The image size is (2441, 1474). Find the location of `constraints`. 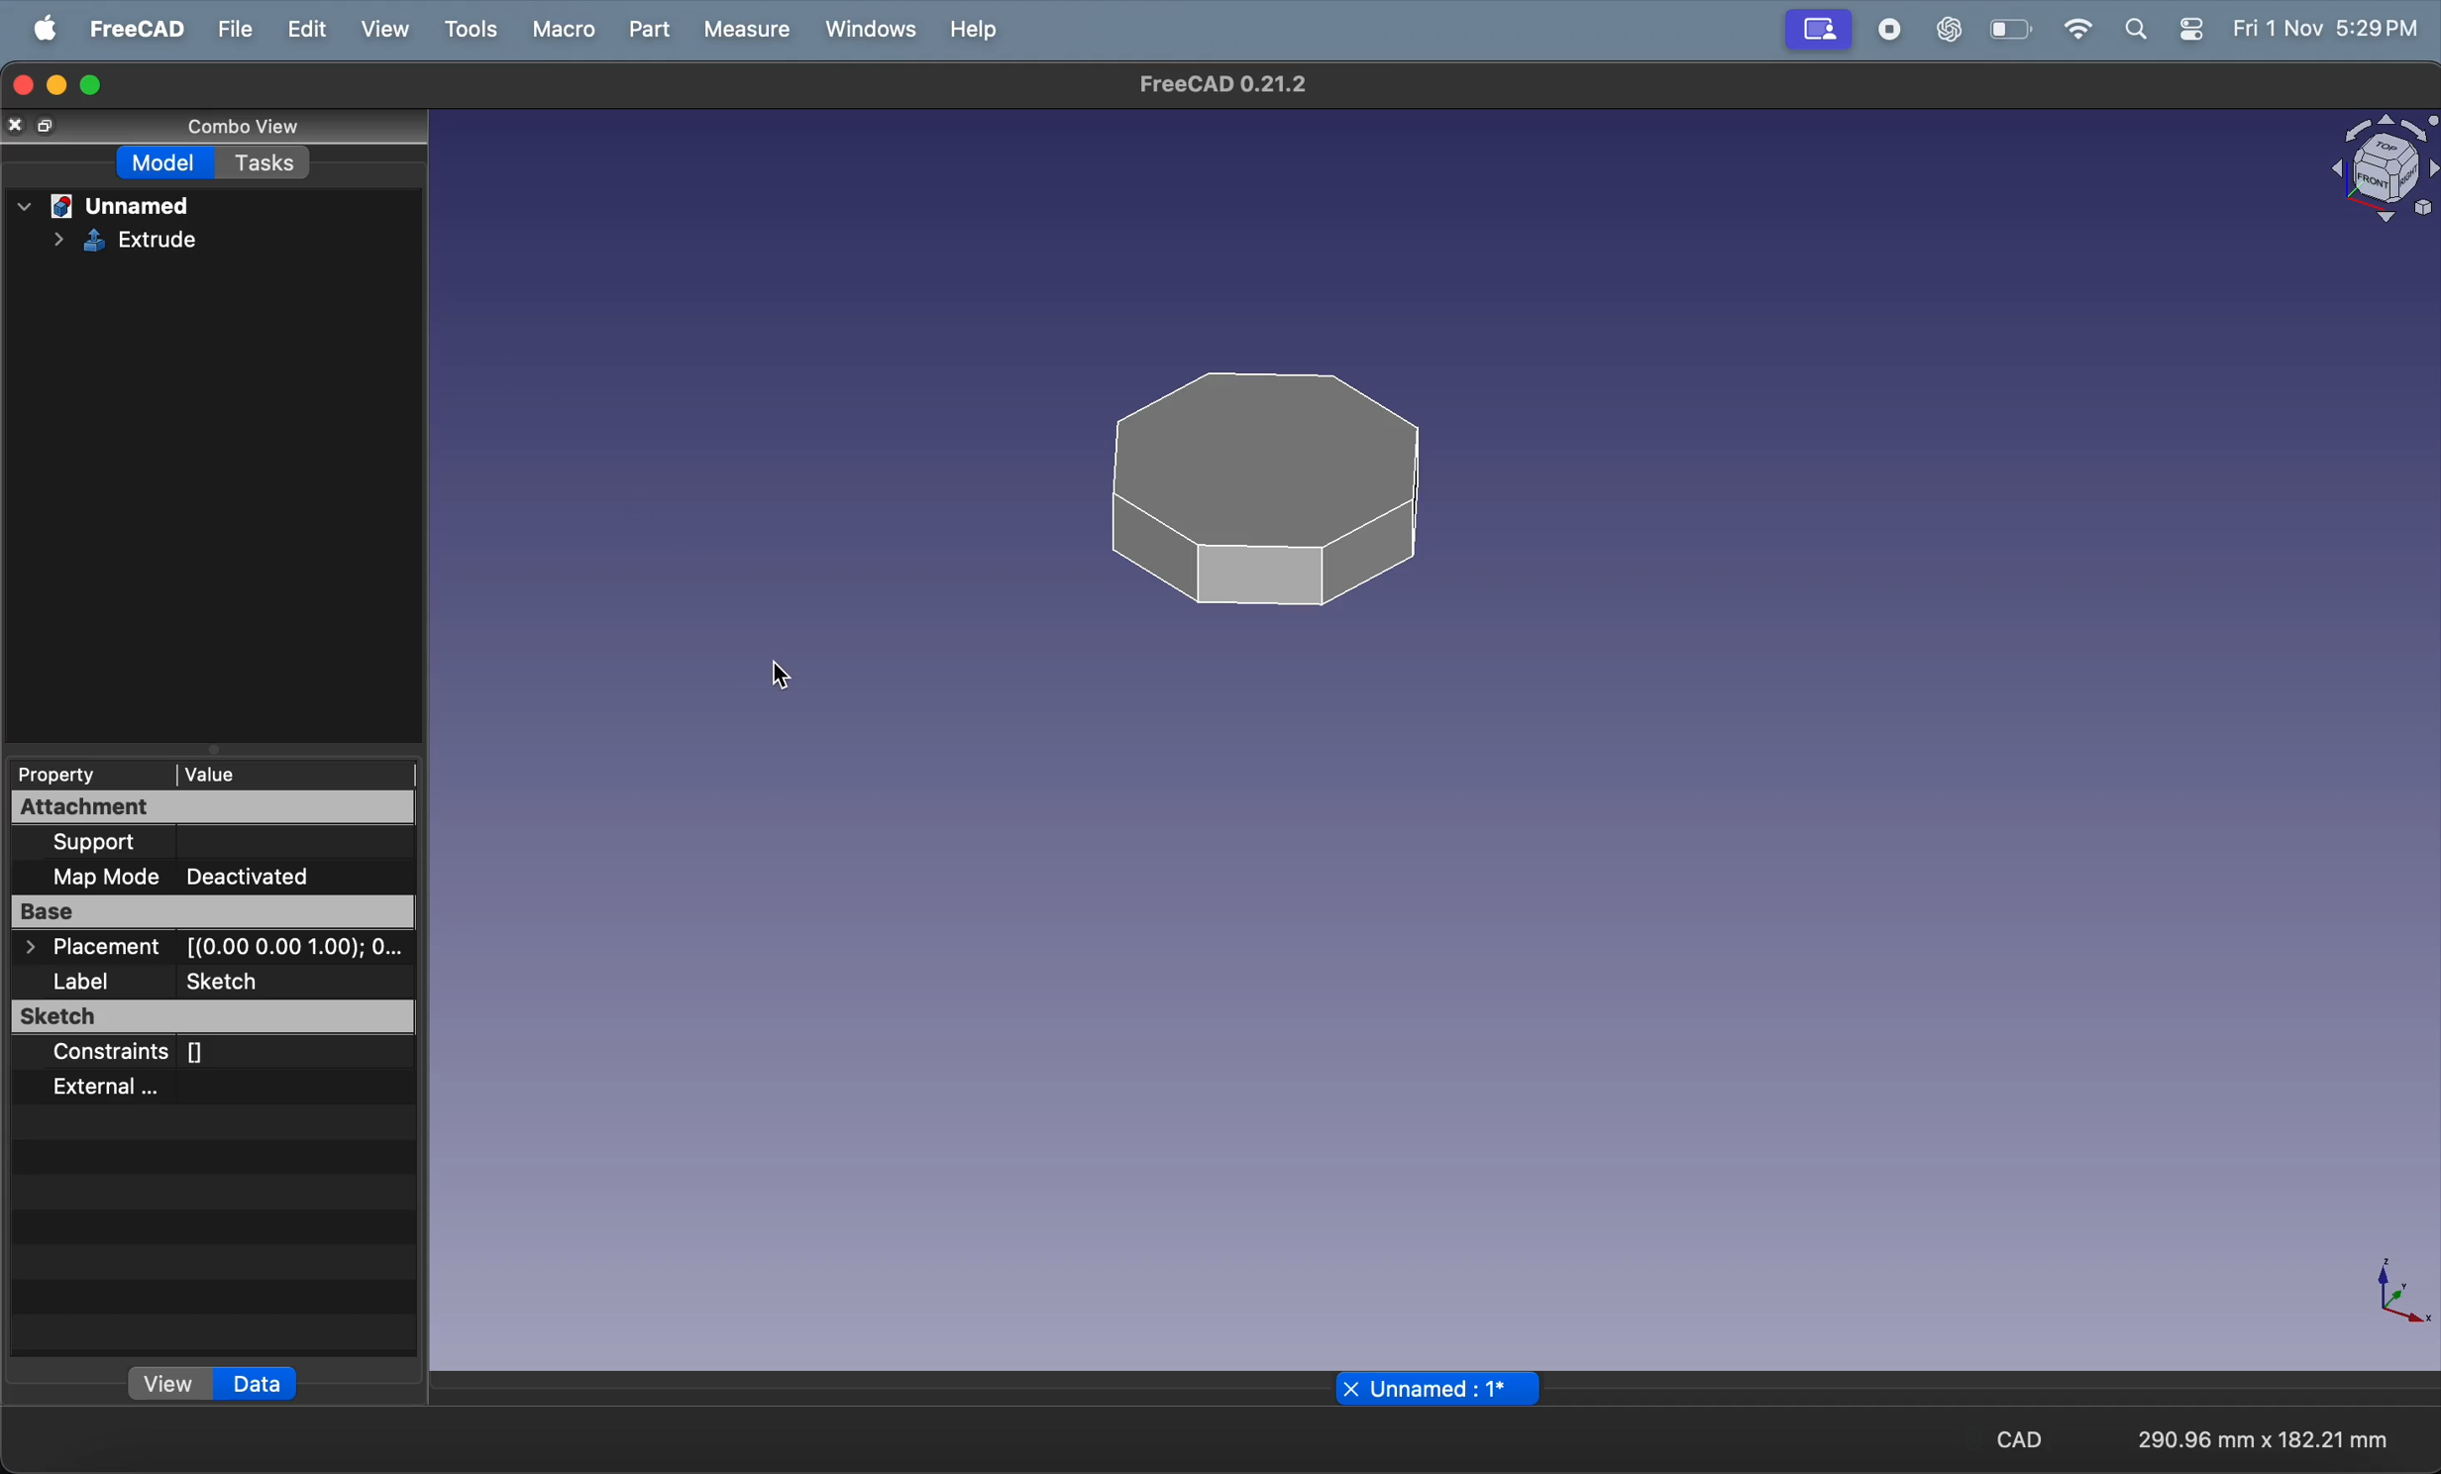

constraints is located at coordinates (152, 1052).